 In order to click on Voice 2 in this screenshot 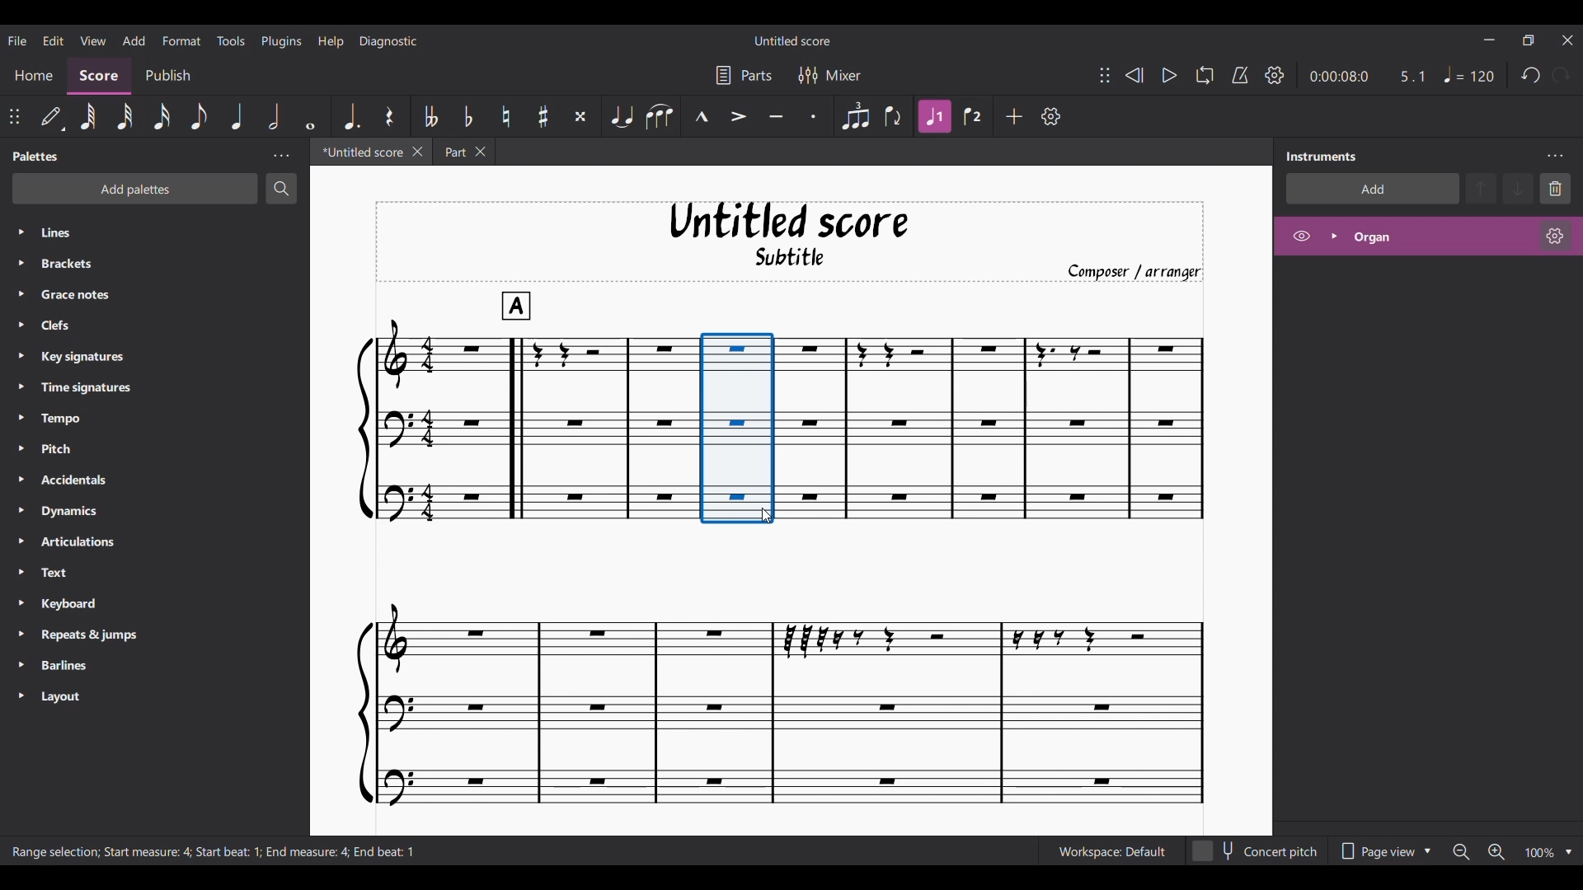, I will do `click(974, 116)`.